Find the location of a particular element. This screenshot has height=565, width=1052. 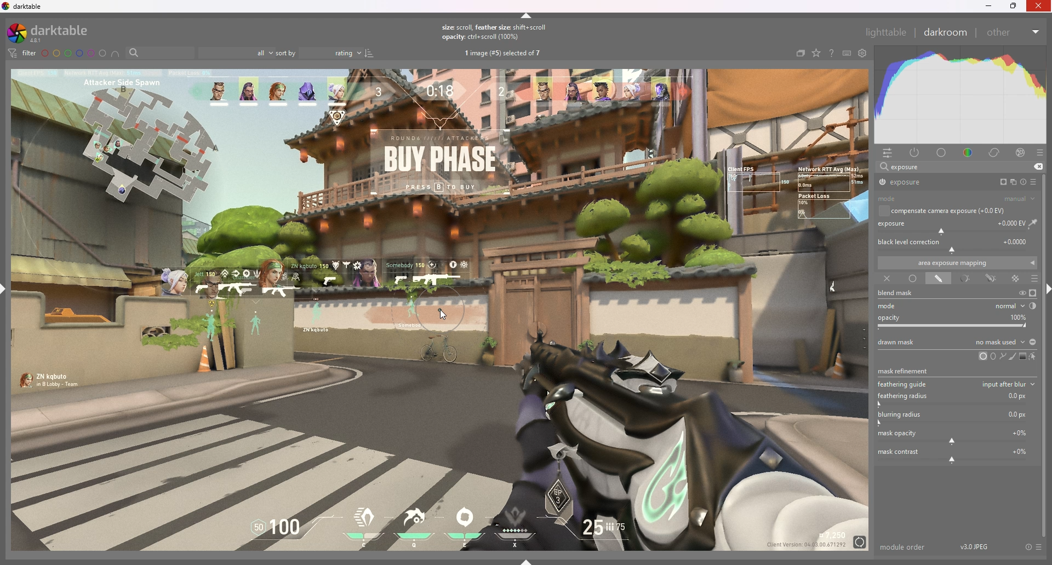

filter by name is located at coordinates (160, 52).